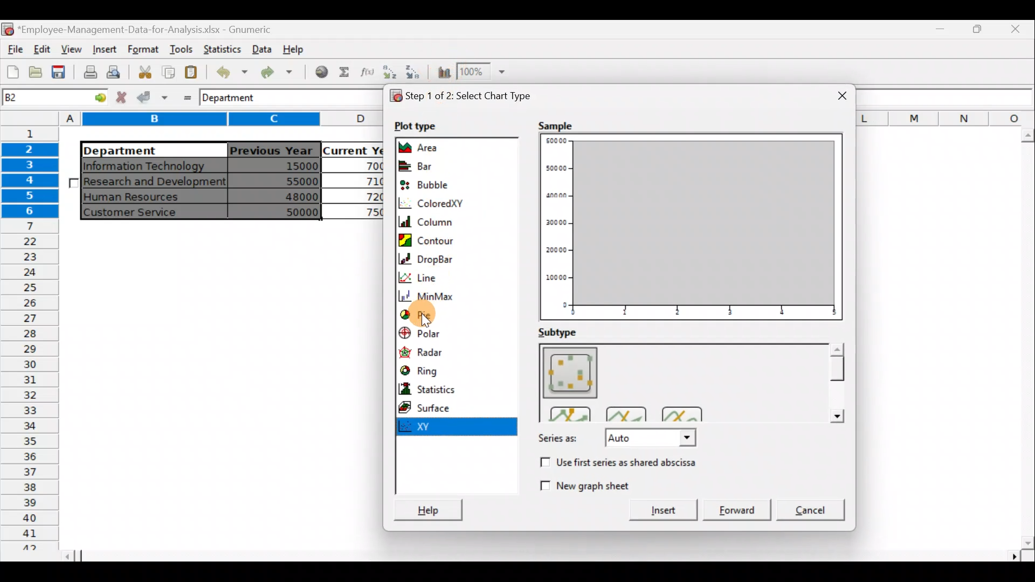 The width and height of the screenshot is (1035, 582). I want to click on Create a new workbook, so click(13, 72).